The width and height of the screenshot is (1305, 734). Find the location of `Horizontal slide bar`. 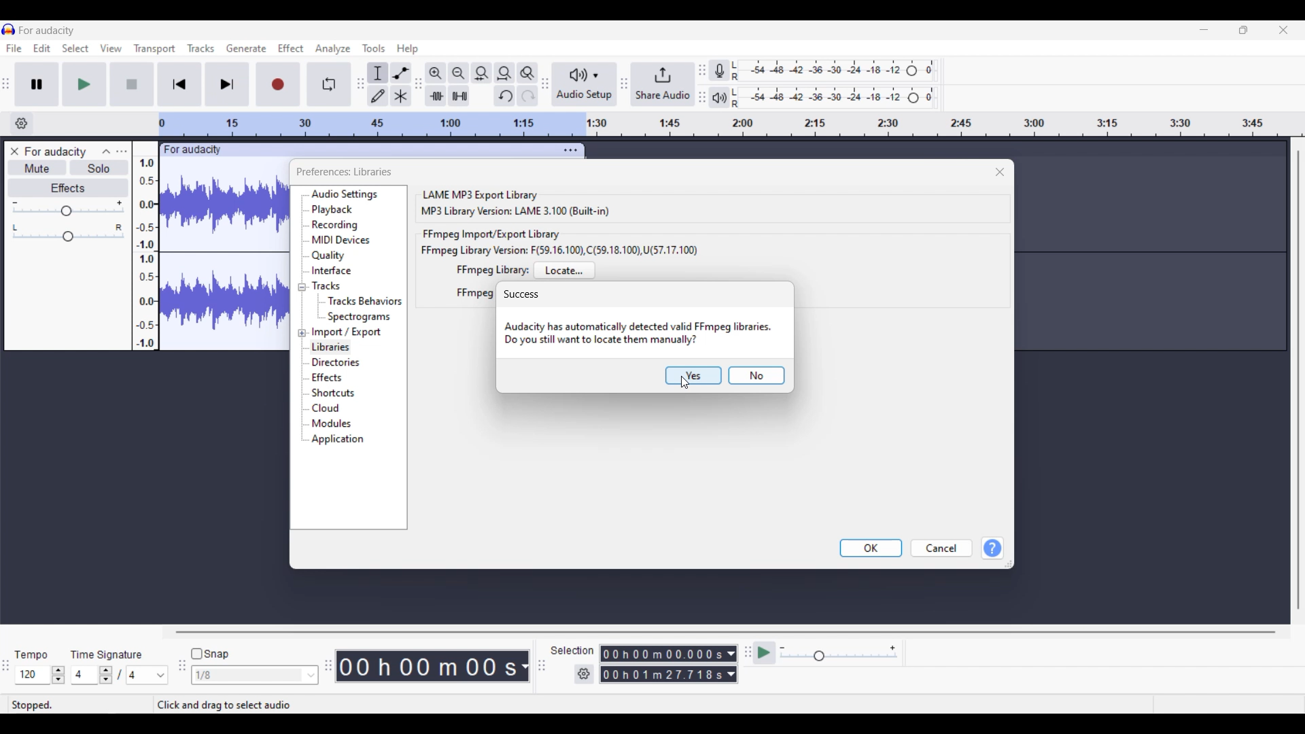

Horizontal slide bar is located at coordinates (725, 631).